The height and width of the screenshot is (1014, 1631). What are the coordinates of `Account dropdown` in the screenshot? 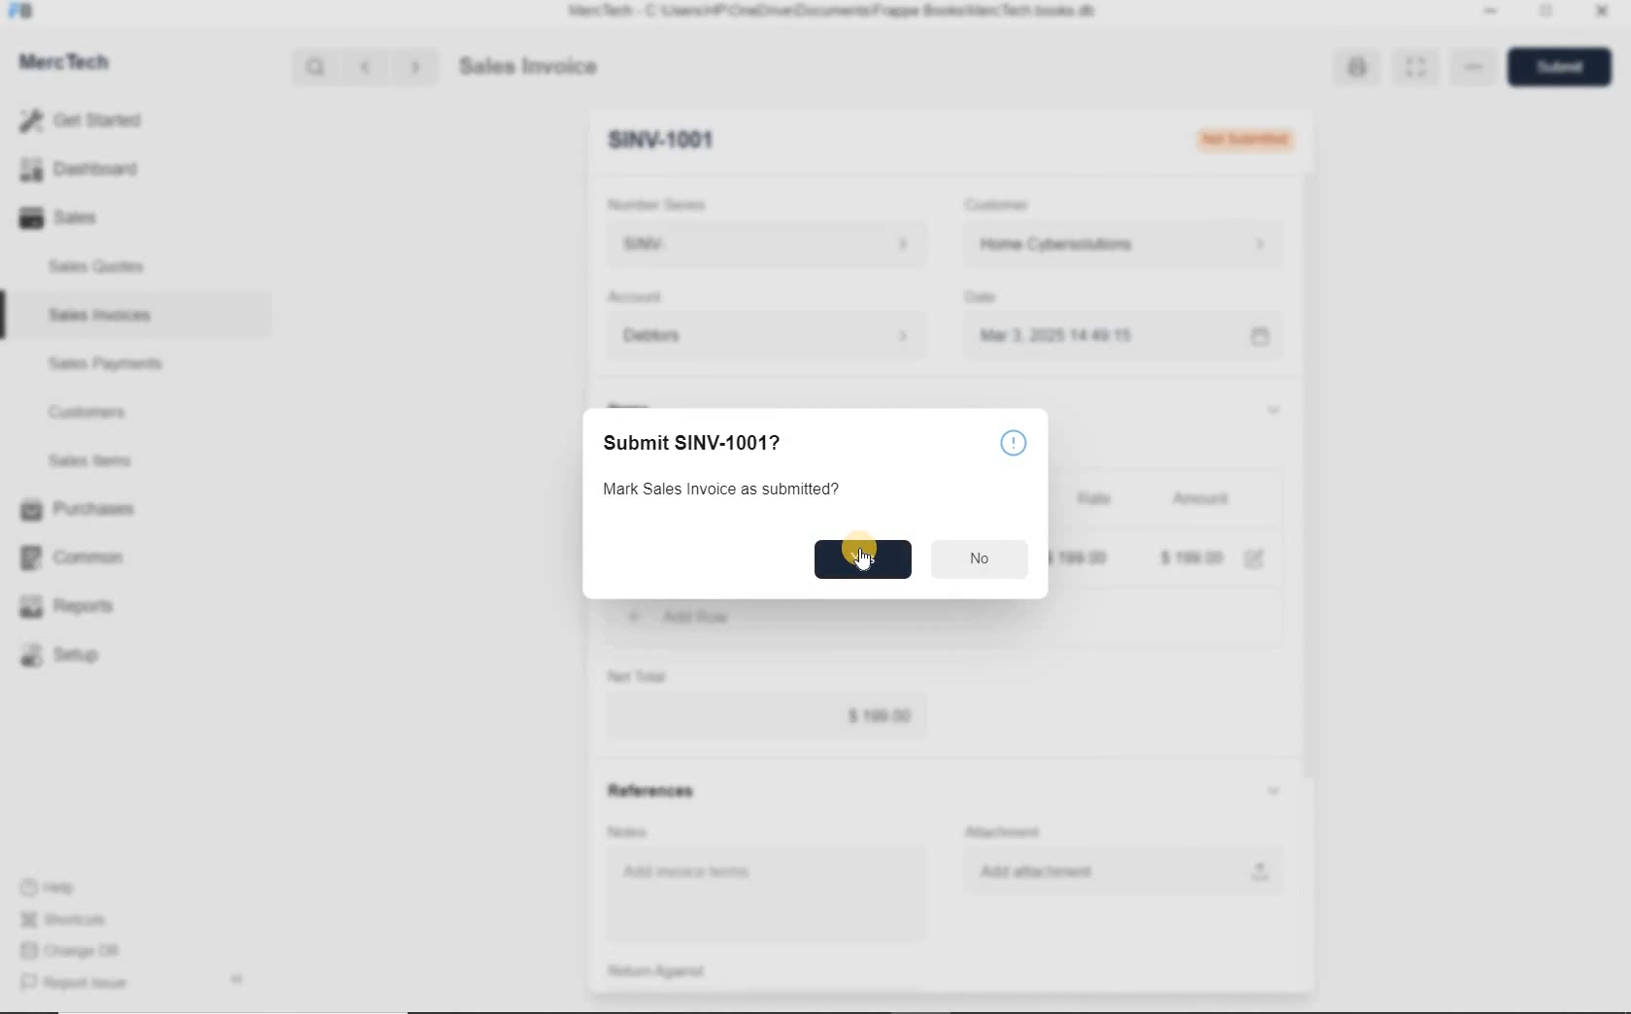 It's located at (770, 338).